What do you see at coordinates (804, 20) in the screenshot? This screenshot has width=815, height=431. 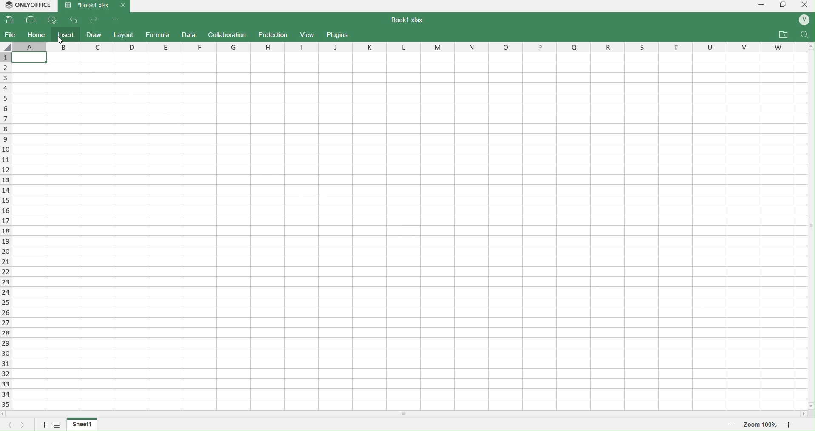 I see `profile` at bounding box center [804, 20].